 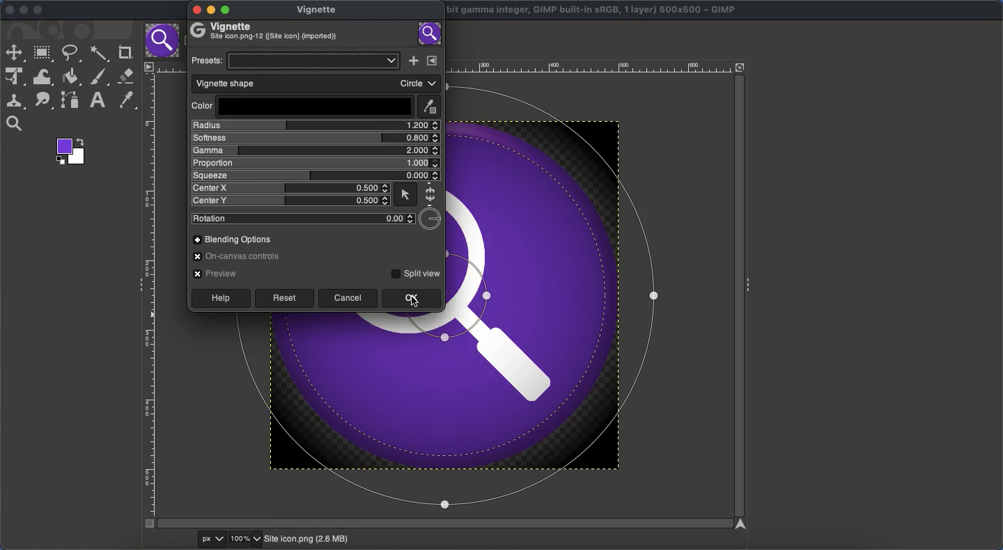 What do you see at coordinates (95, 100) in the screenshot?
I see `Text` at bounding box center [95, 100].